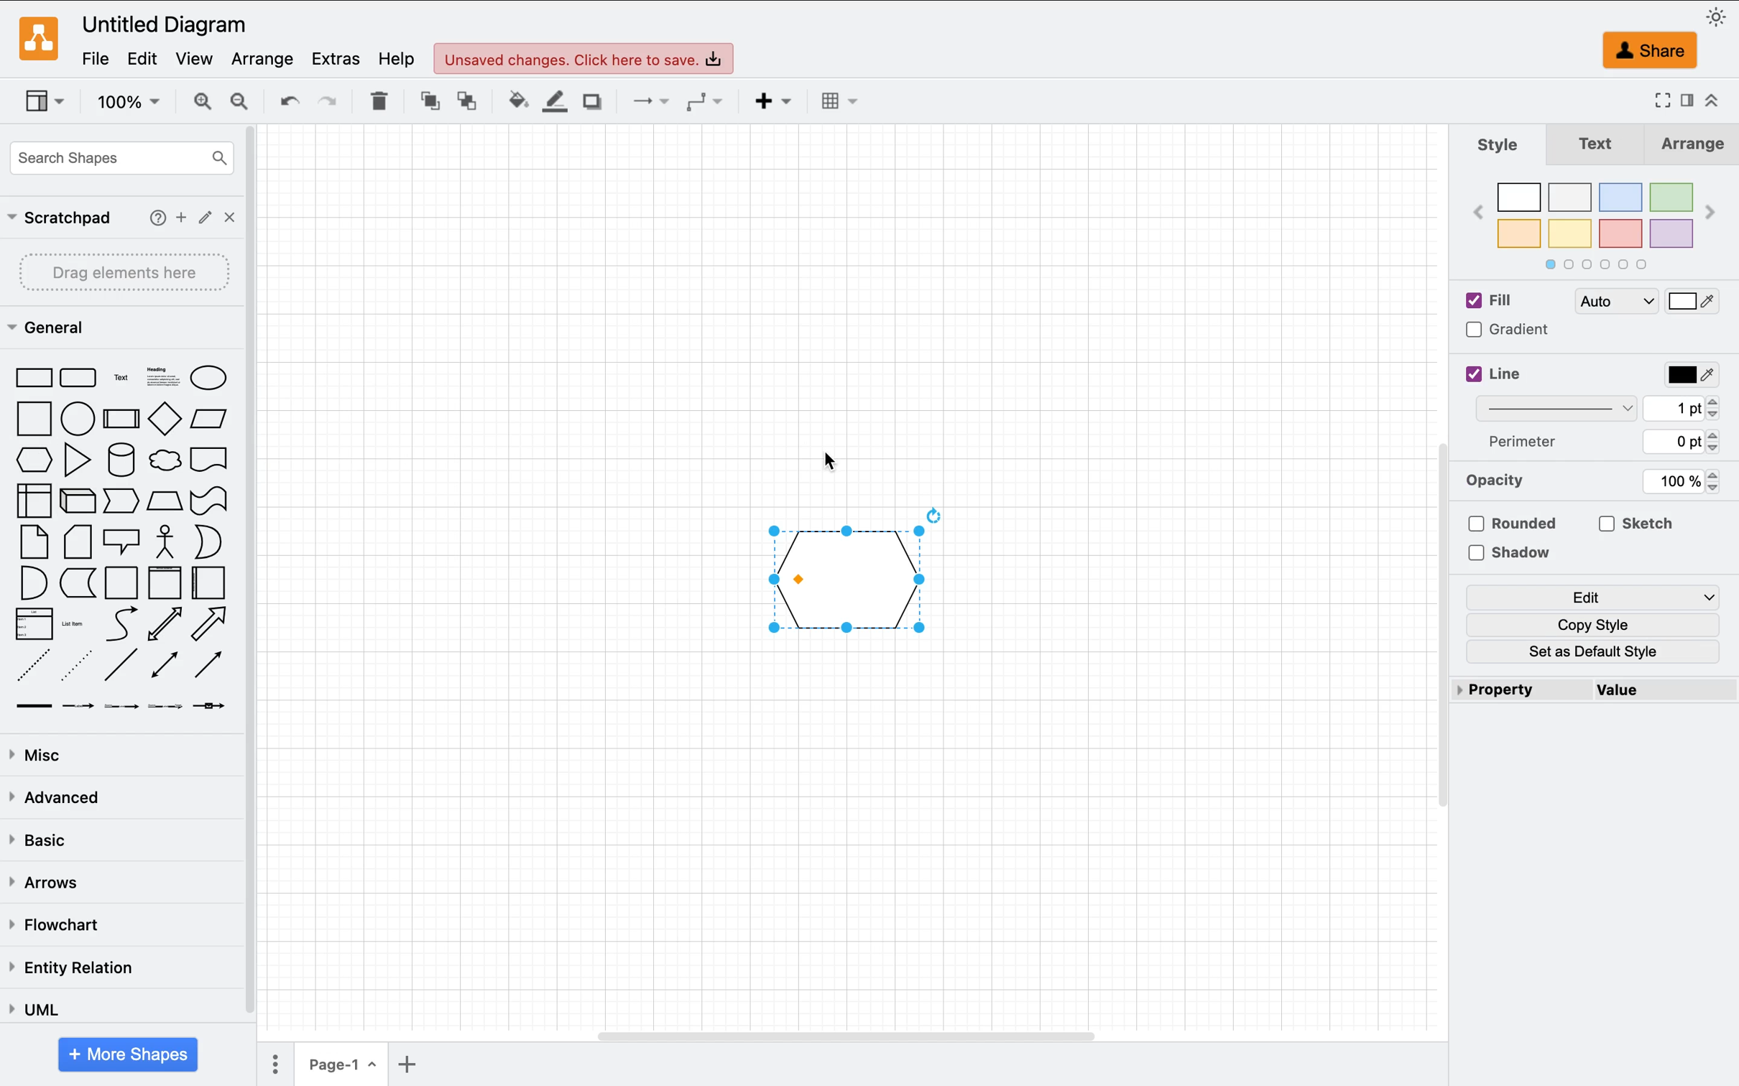 The width and height of the screenshot is (1739, 1086). I want to click on Opacity, so click(1503, 483).